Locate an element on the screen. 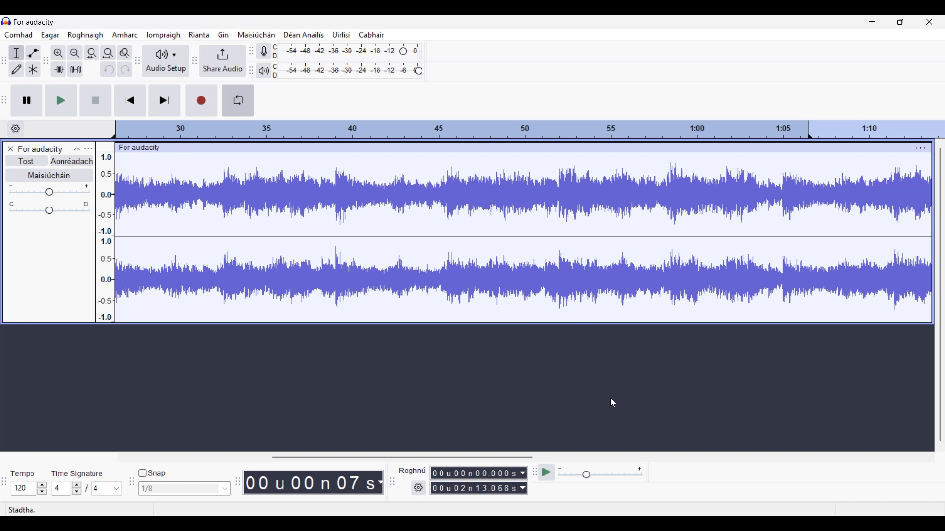  Selection tool is located at coordinates (16, 53).